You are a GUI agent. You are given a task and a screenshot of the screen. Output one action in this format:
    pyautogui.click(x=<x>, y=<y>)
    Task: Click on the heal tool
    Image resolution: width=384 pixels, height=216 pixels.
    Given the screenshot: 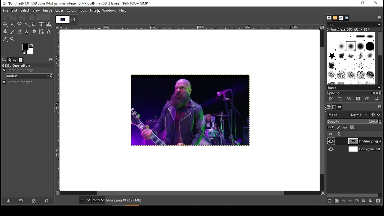 What is the action you would take?
    pyautogui.click(x=26, y=32)
    